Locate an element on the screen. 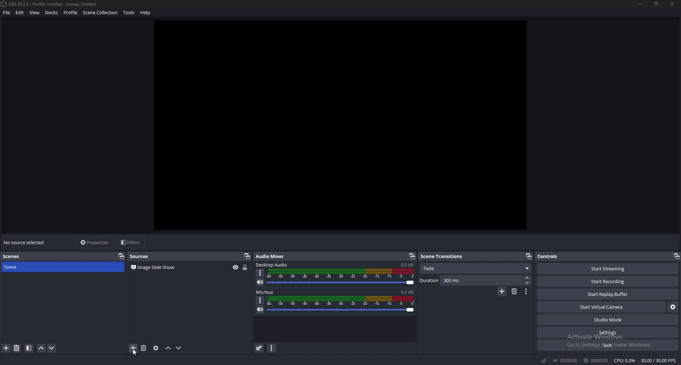 Image resolution: width=681 pixels, height=365 pixels. scenes is located at coordinates (18, 256).